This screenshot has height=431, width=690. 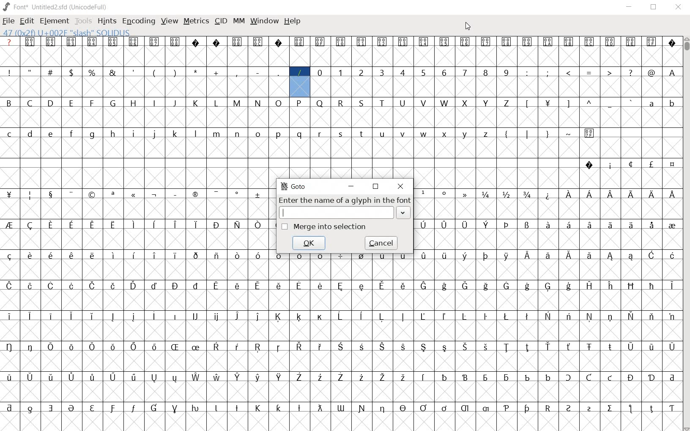 What do you see at coordinates (444, 408) in the screenshot?
I see `glyph` at bounding box center [444, 408].